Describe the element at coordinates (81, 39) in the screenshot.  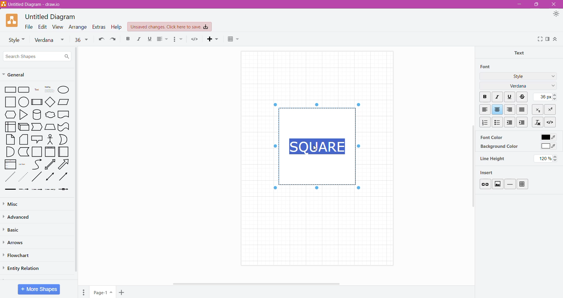
I see `Font size` at that location.